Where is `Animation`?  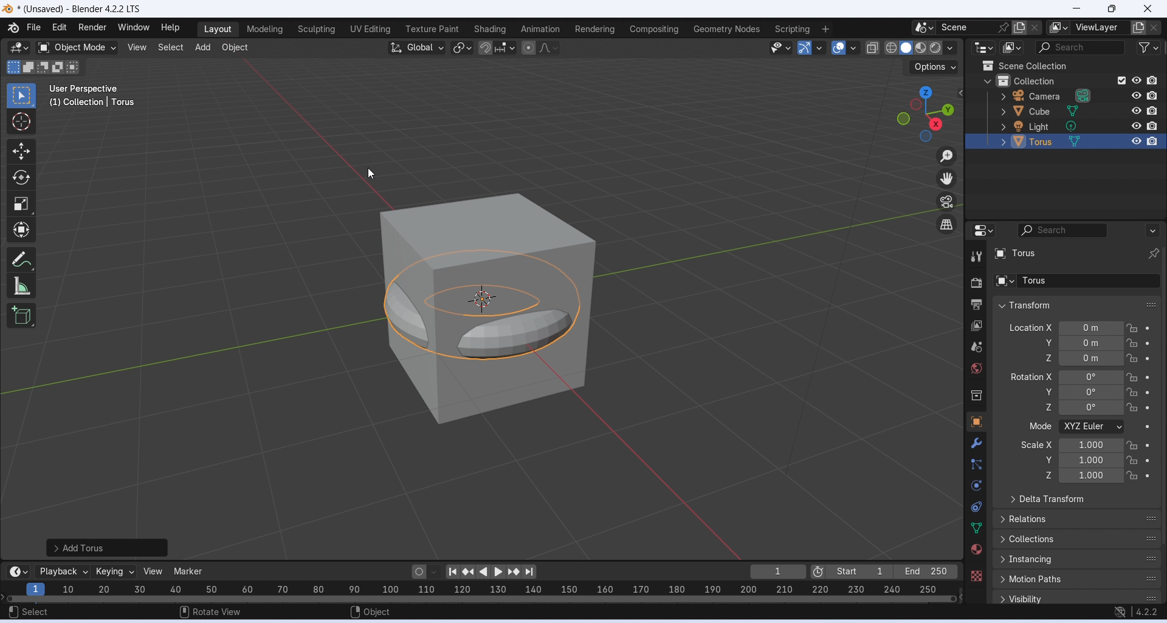 Animation is located at coordinates (540, 29).